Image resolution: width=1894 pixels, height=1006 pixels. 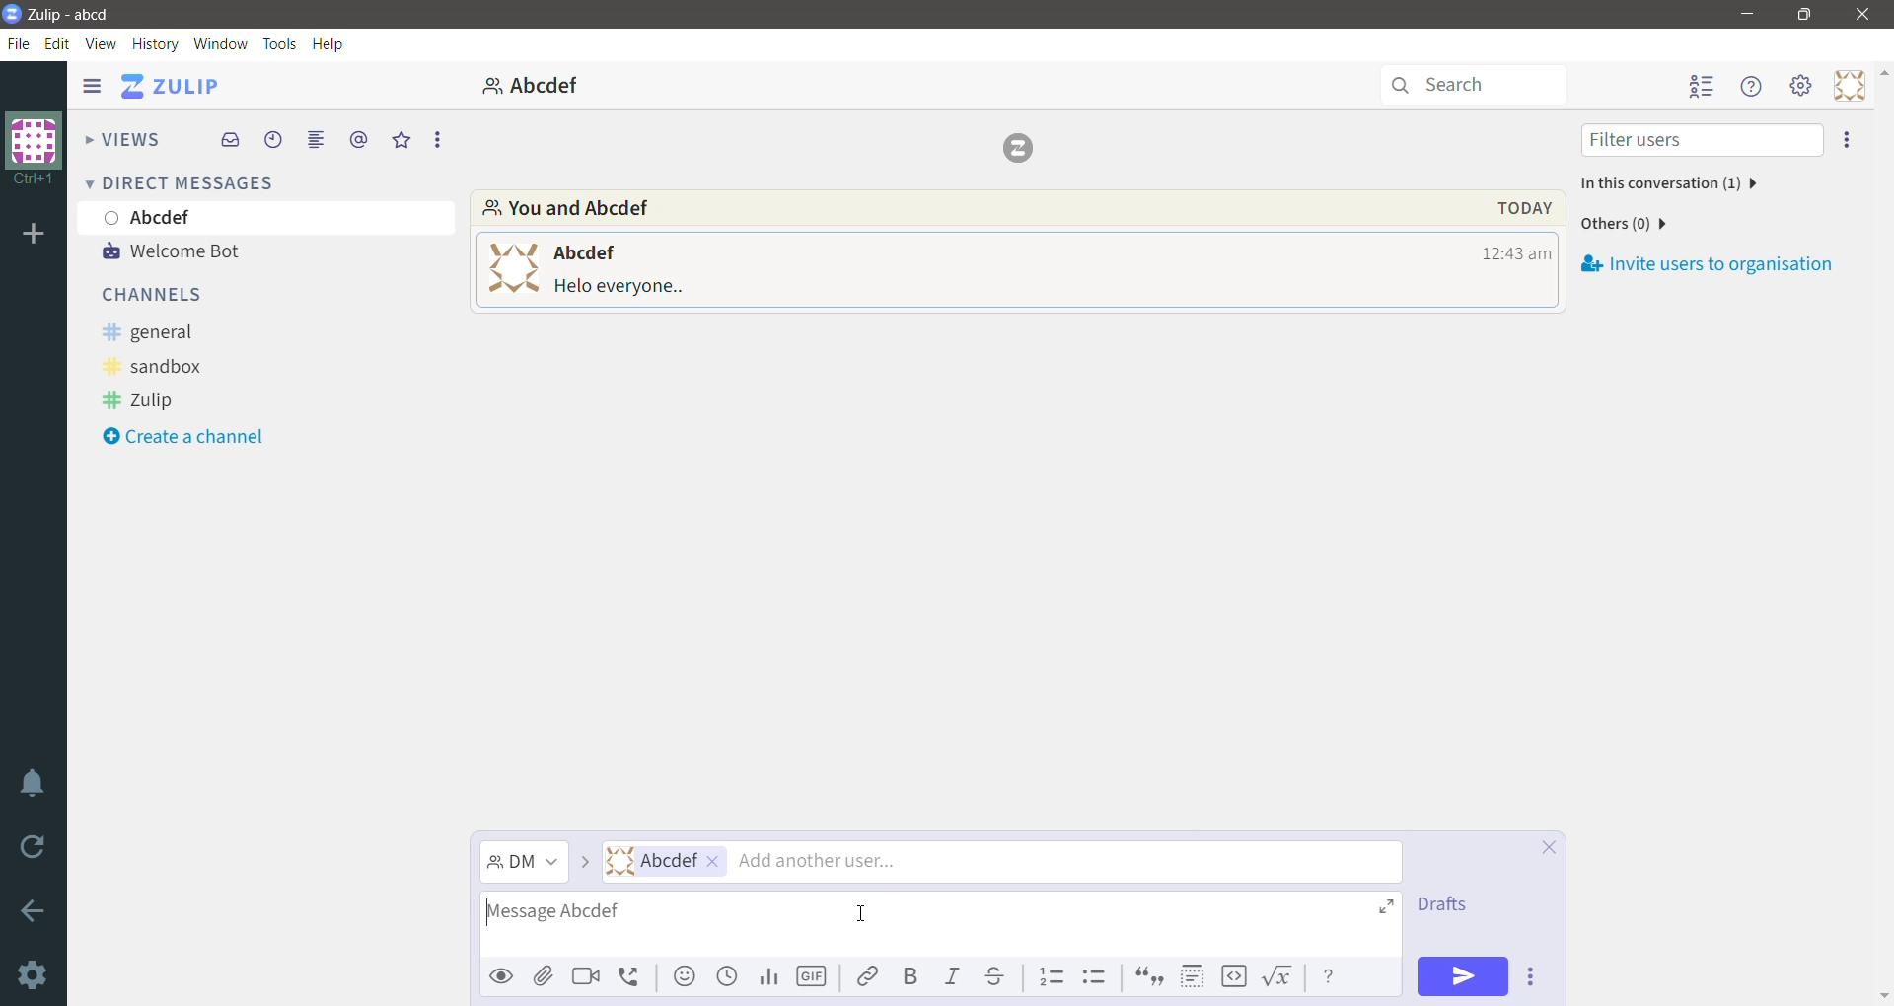 I want to click on Message Formatting, so click(x=1333, y=978).